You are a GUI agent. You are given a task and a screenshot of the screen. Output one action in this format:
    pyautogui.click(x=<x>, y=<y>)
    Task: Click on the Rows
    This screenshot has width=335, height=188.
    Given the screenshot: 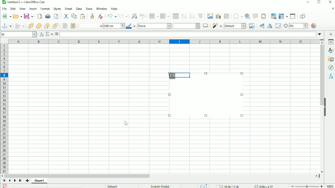 What is the action you would take?
    pyautogui.click(x=154, y=17)
    